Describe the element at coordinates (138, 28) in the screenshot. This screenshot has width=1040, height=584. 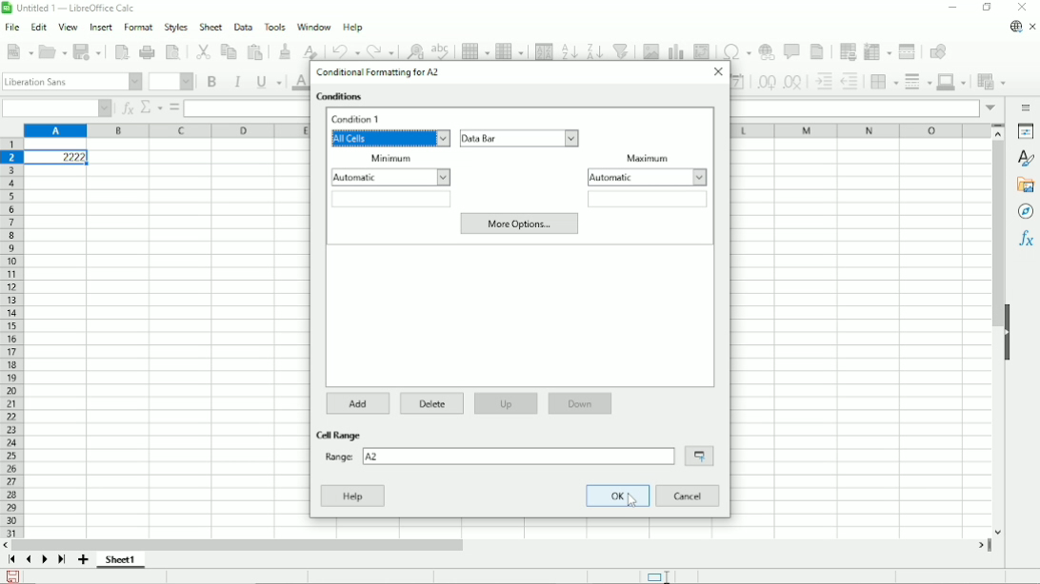
I see `Format` at that location.